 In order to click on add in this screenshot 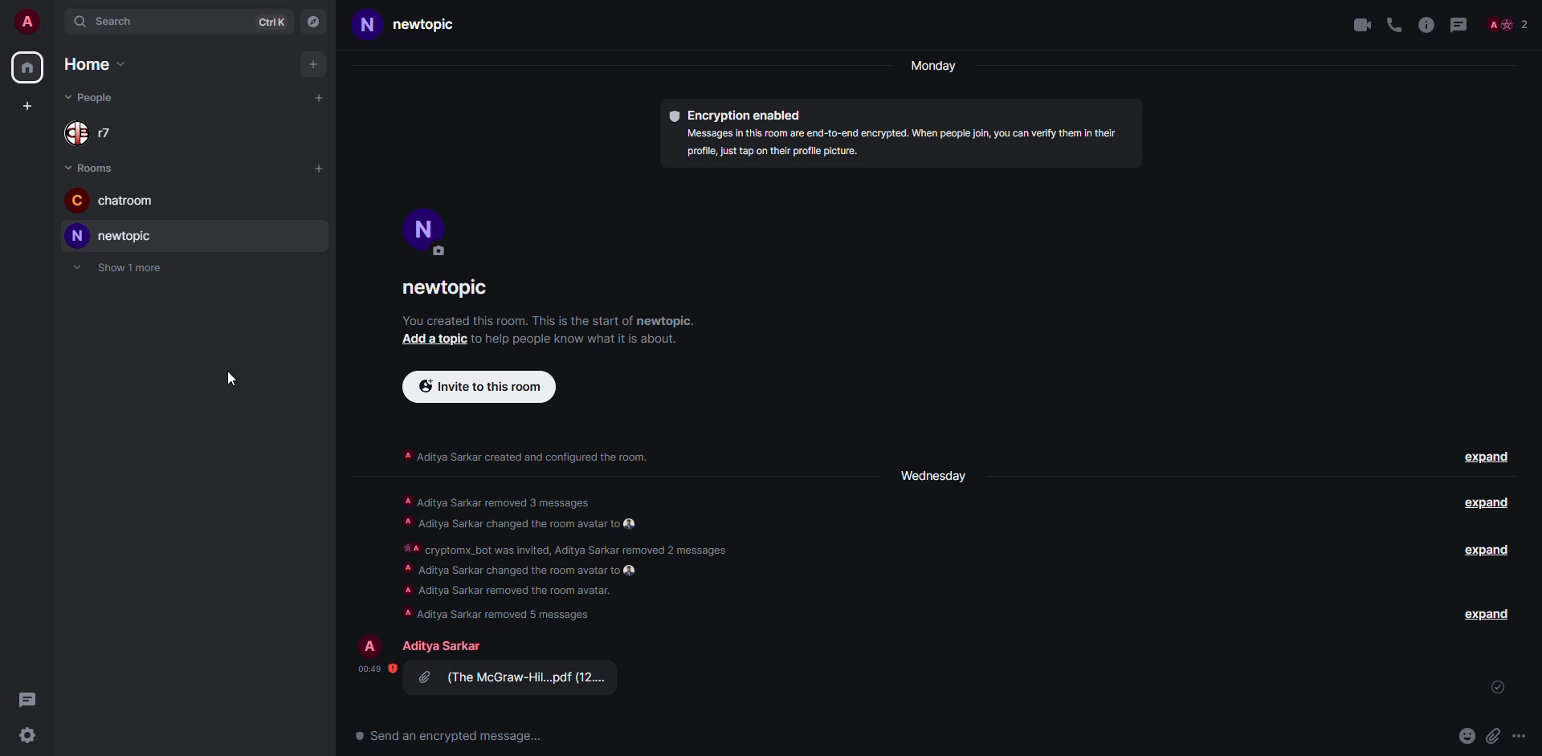, I will do `click(313, 64)`.